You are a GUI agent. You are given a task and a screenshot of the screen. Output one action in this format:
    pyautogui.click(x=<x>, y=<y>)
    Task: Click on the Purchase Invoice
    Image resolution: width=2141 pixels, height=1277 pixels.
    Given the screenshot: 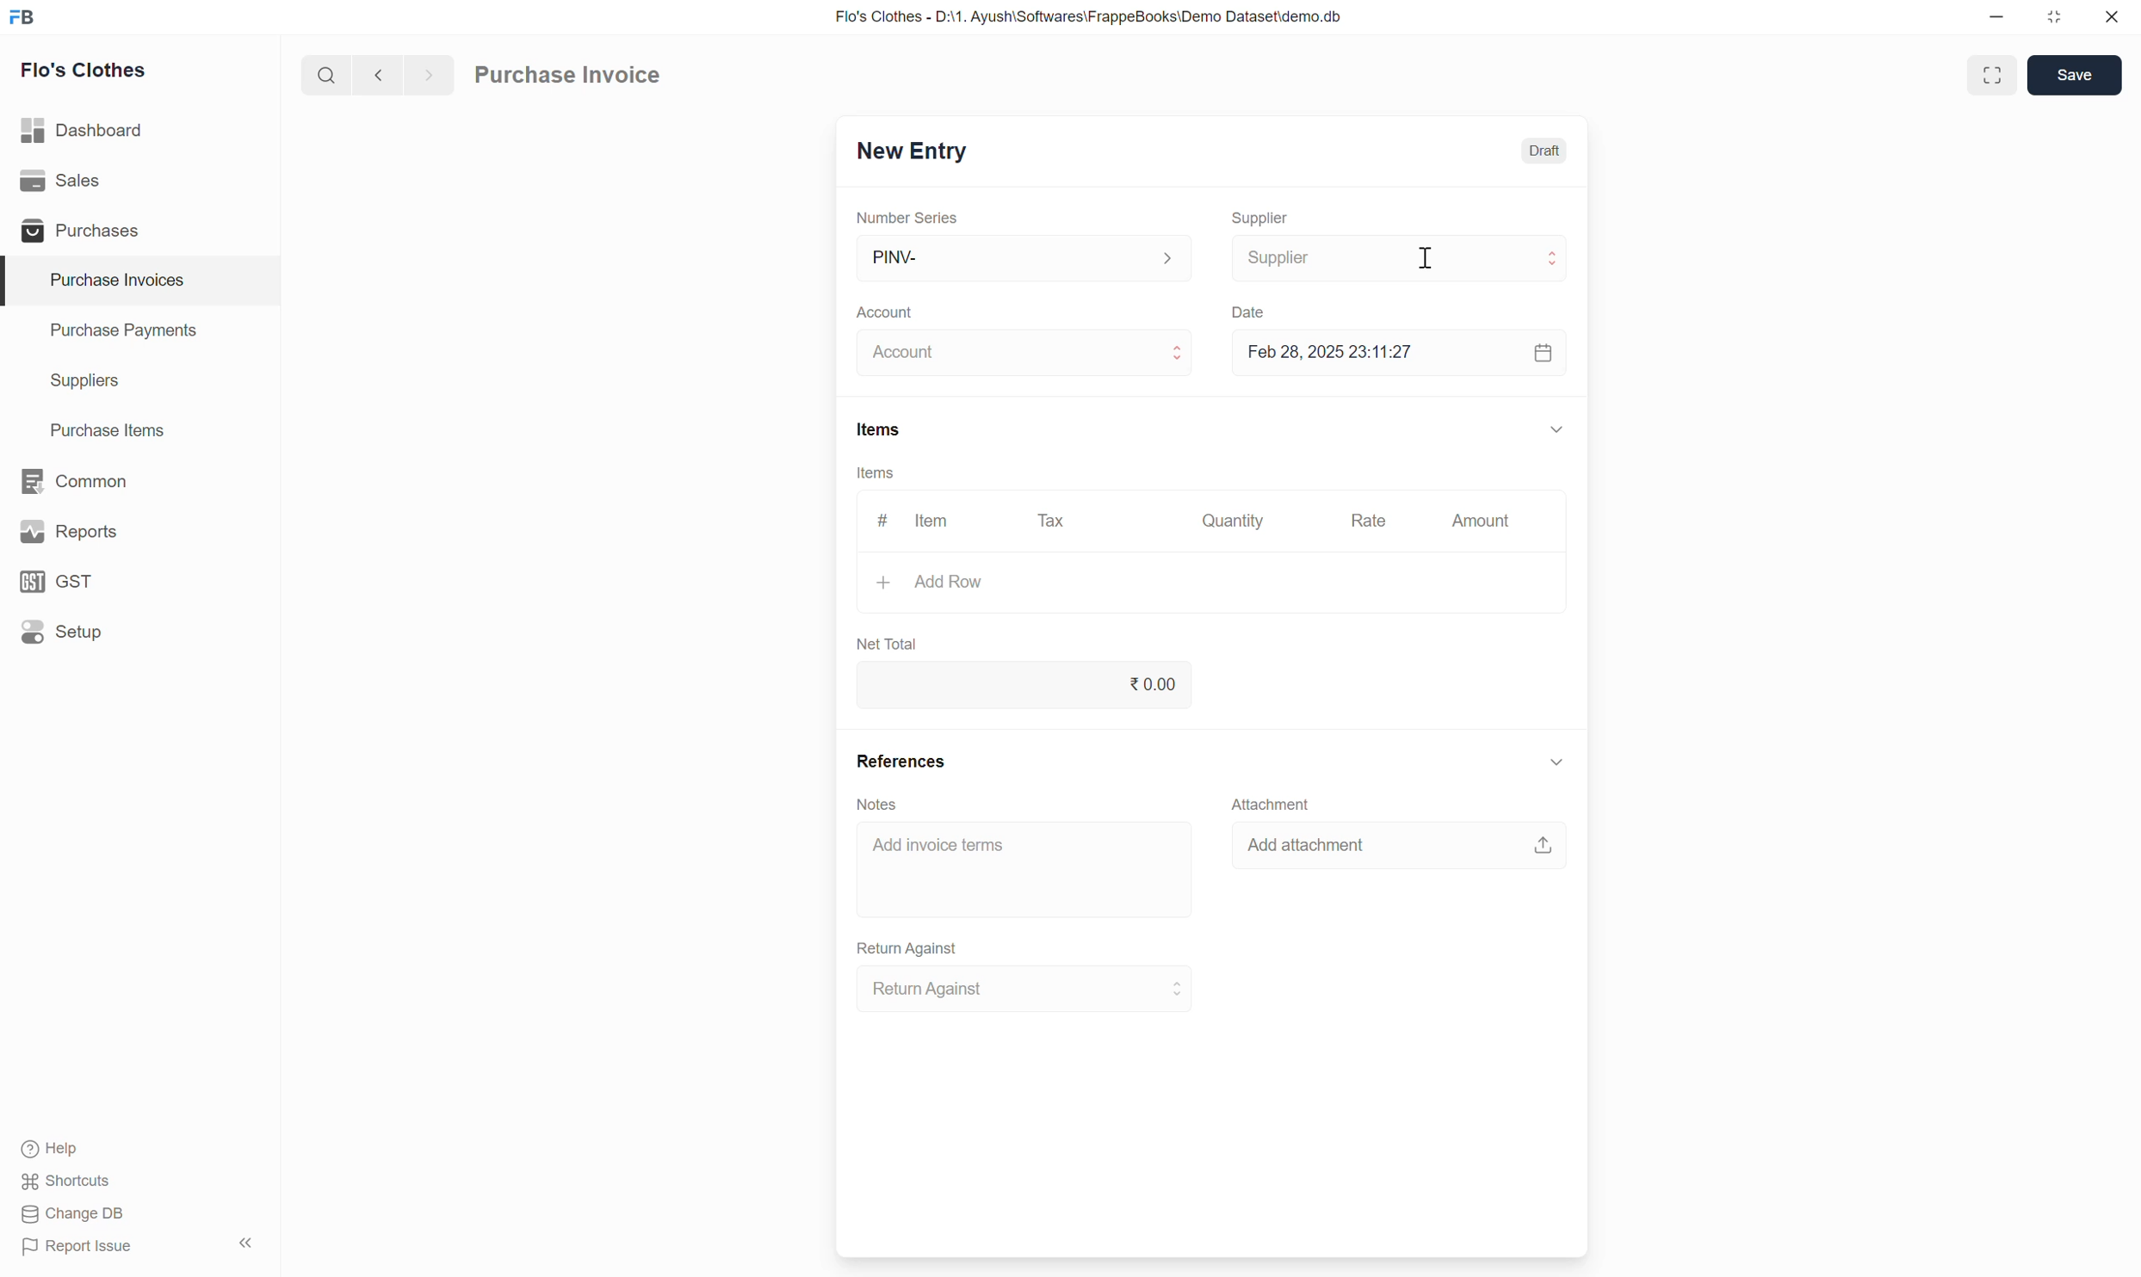 What is the action you would take?
    pyautogui.click(x=566, y=73)
    